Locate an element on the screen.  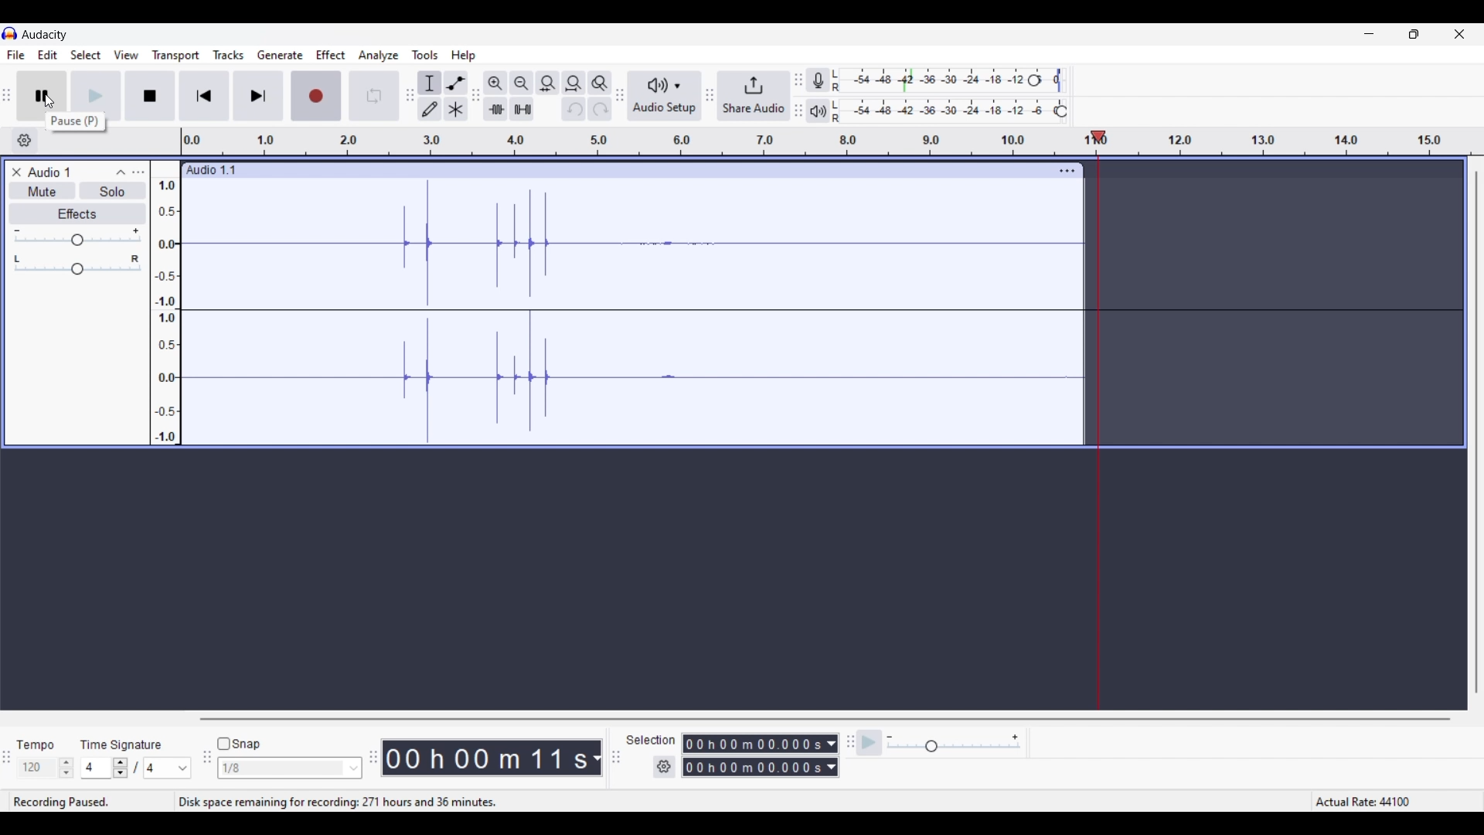
toolbar is located at coordinates (619, 97).